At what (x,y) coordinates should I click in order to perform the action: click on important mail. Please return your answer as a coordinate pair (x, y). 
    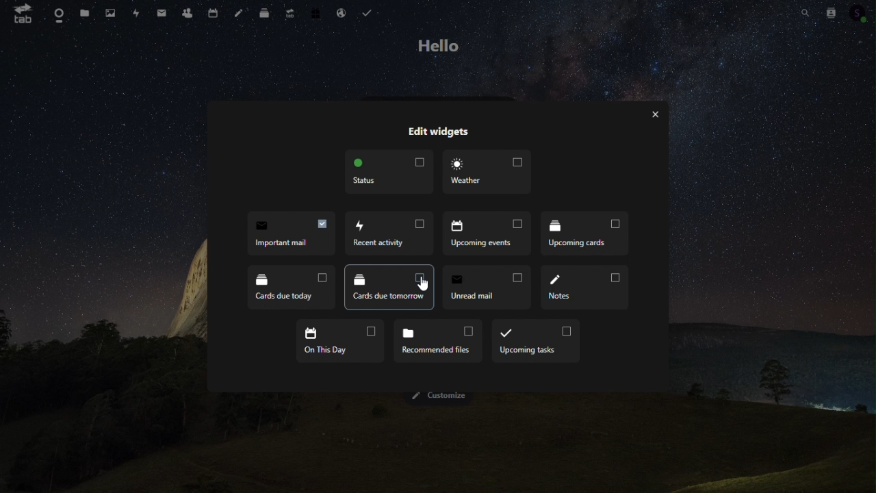
    Looking at the image, I should click on (288, 236).